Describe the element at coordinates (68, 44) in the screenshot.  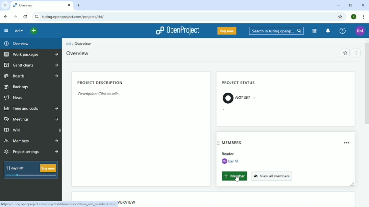
I see `dd` at that location.